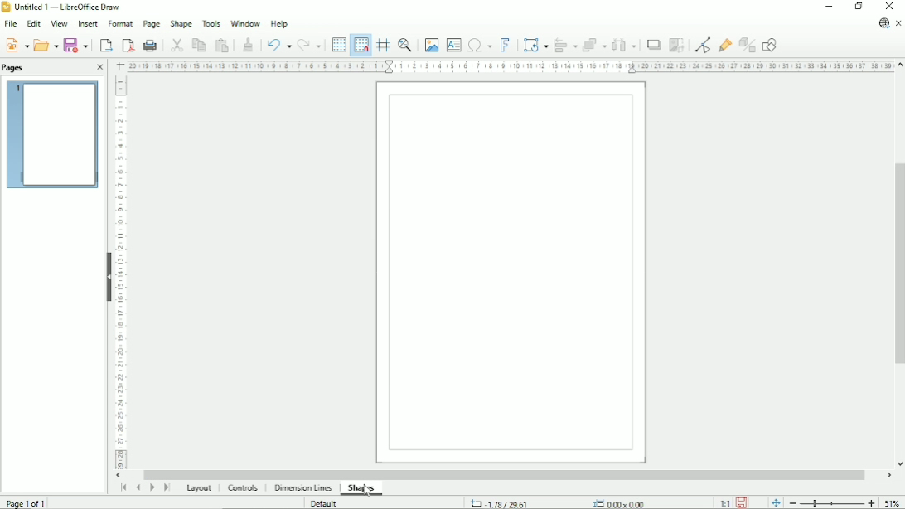  What do you see at coordinates (325, 502) in the screenshot?
I see `Default` at bounding box center [325, 502].